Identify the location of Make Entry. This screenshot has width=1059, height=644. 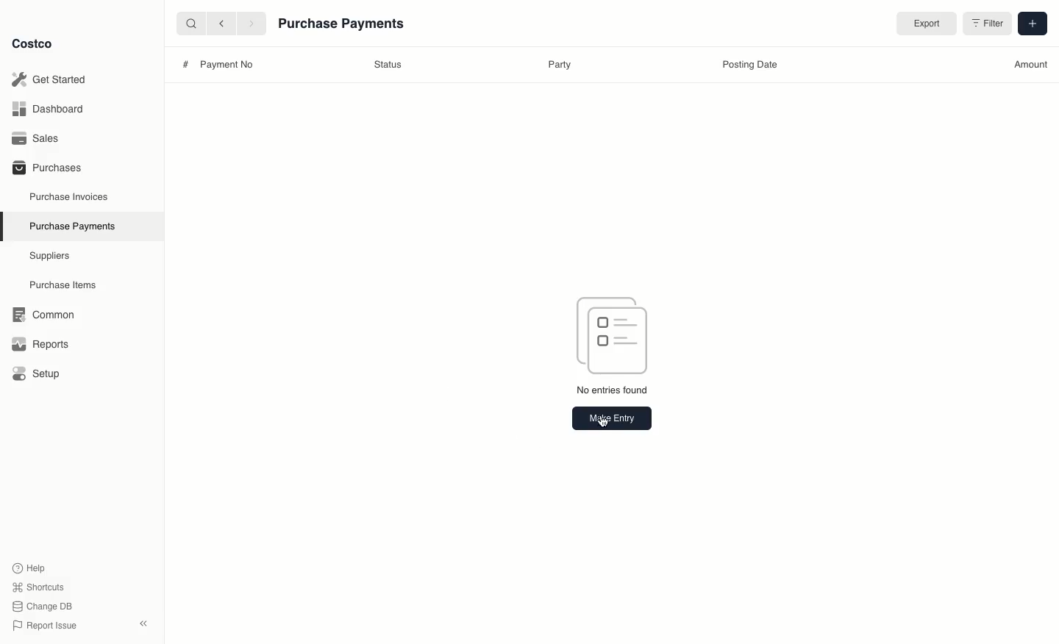
(611, 418).